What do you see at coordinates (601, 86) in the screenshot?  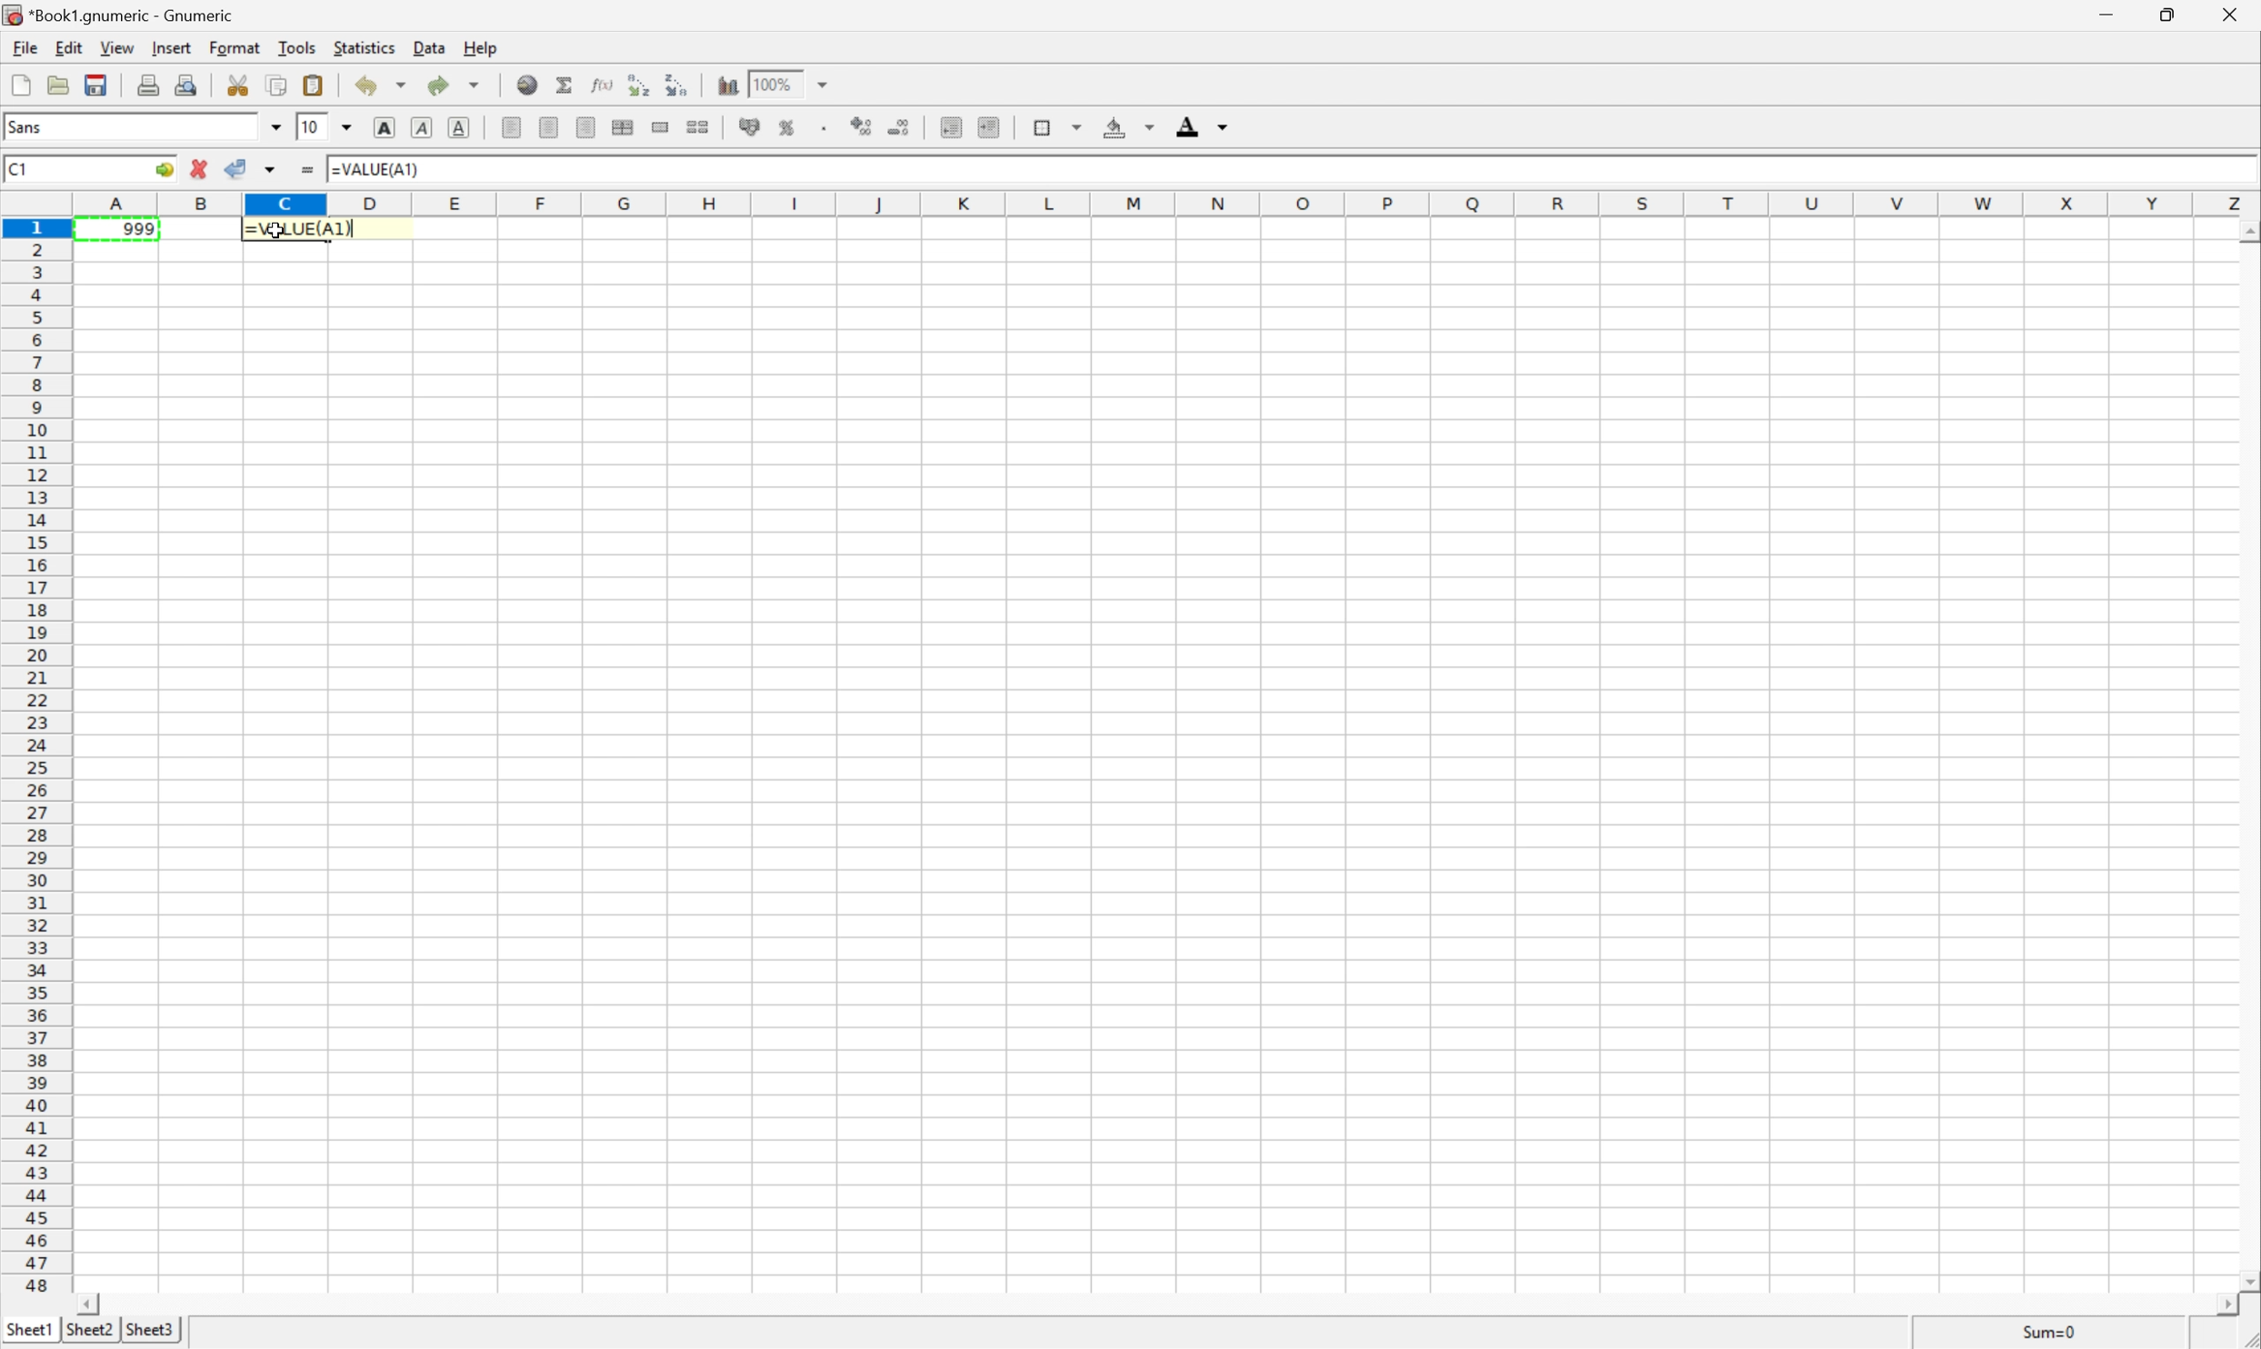 I see `edit function in current cell` at bounding box center [601, 86].